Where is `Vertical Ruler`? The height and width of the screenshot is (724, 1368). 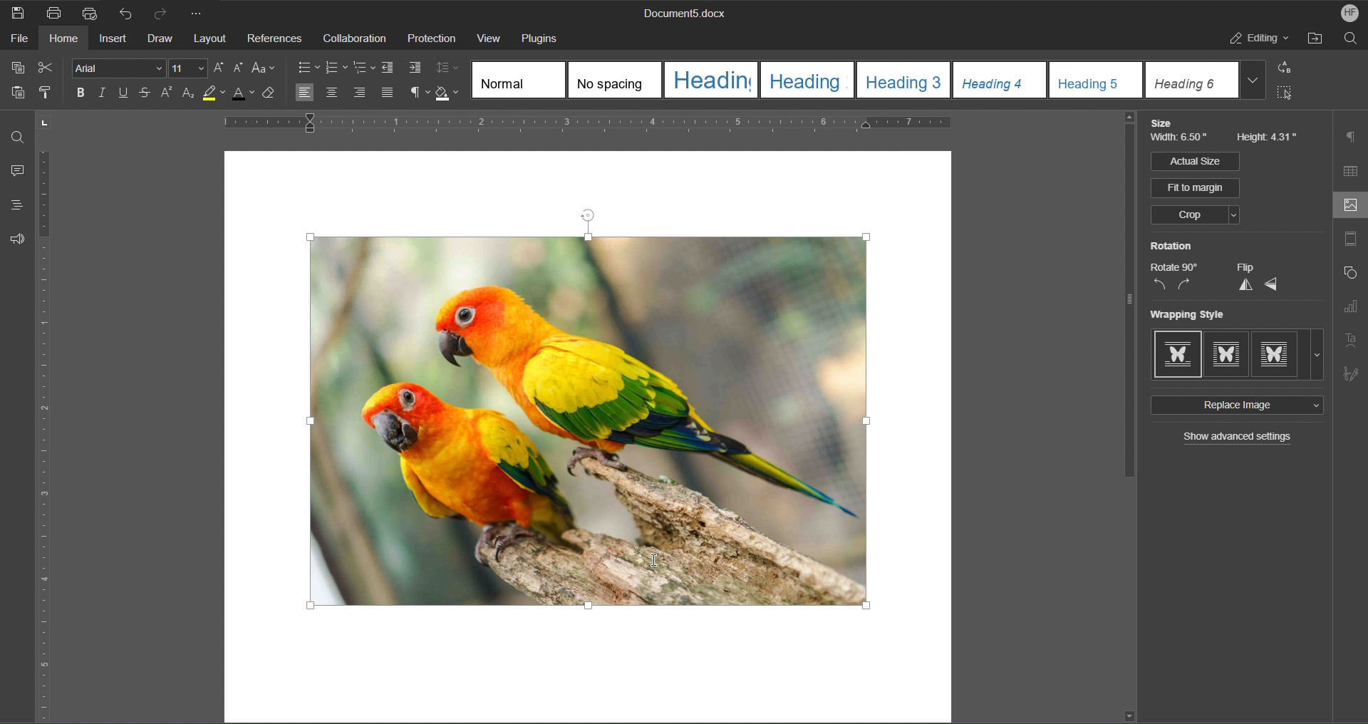 Vertical Ruler is located at coordinates (46, 438).